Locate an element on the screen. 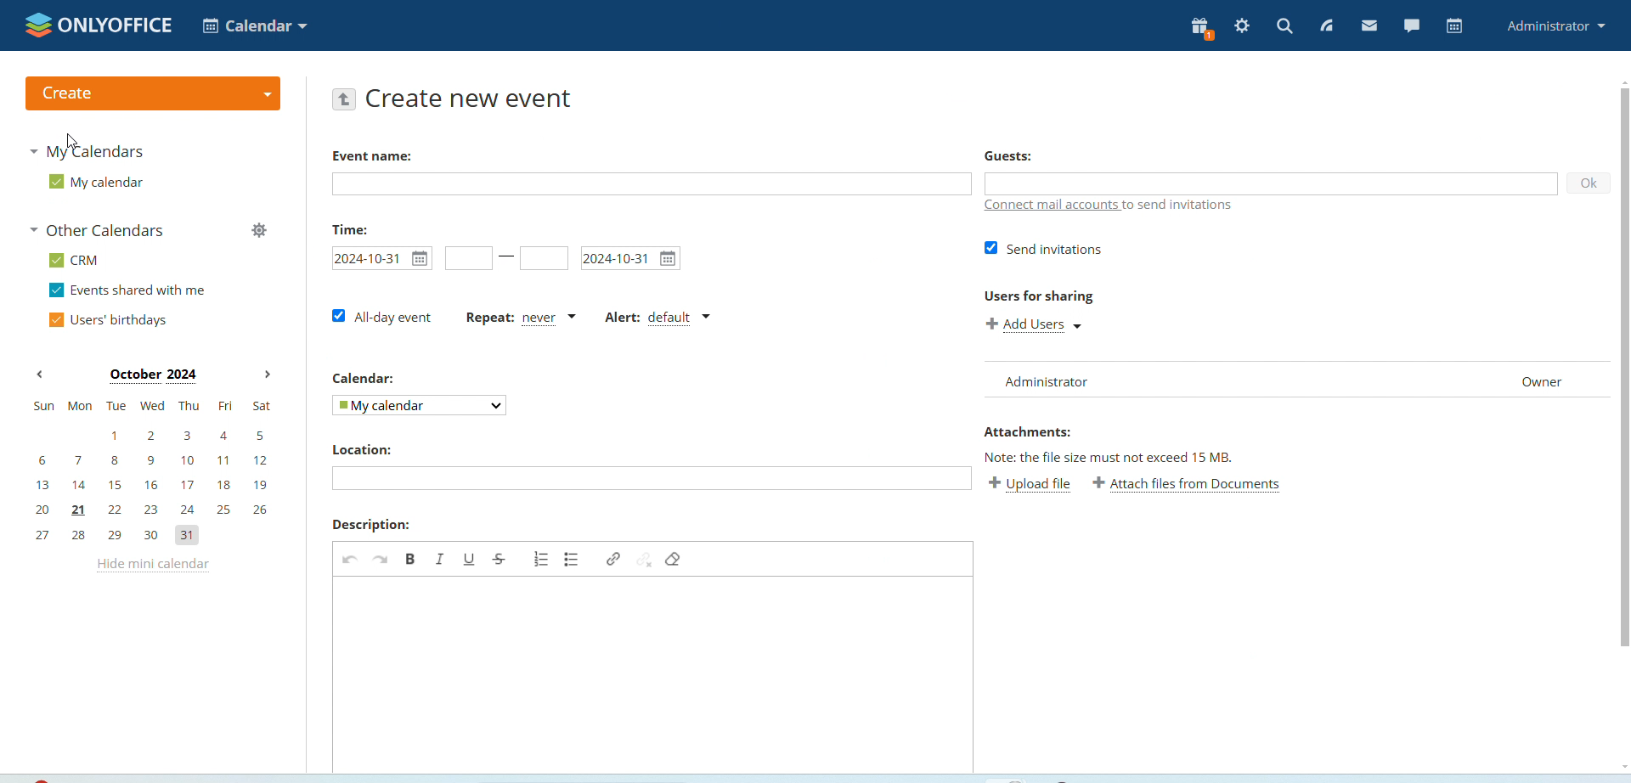  2024-10-31 is located at coordinates (381, 257).